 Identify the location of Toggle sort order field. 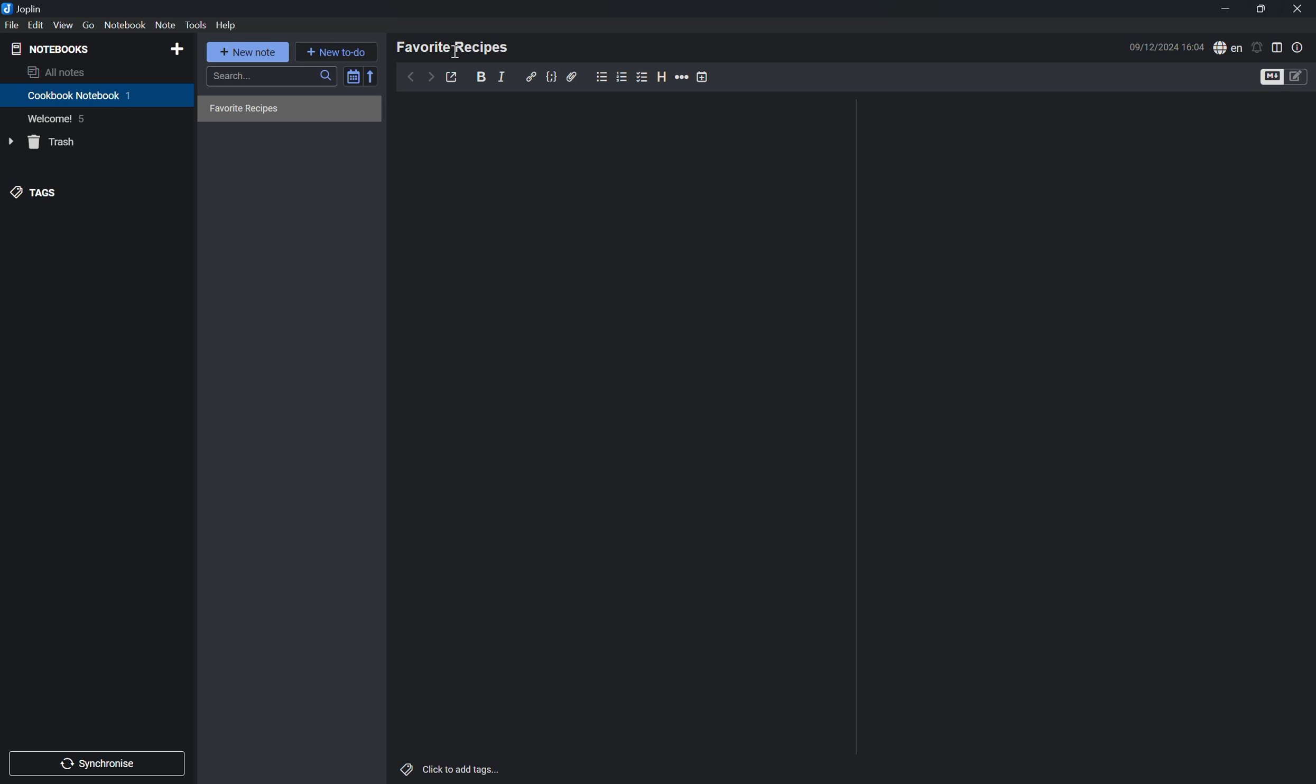
(351, 78).